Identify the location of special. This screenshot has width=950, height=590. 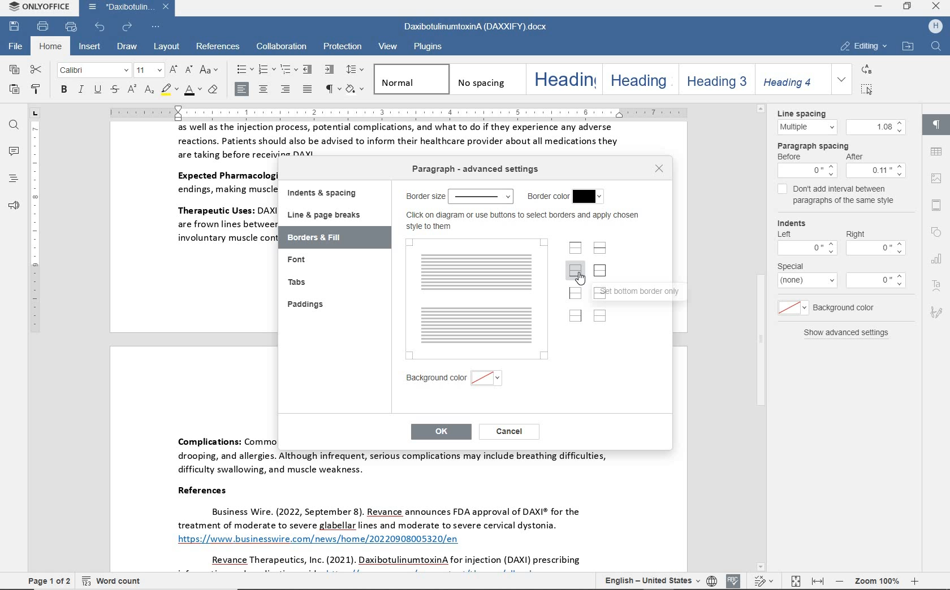
(842, 276).